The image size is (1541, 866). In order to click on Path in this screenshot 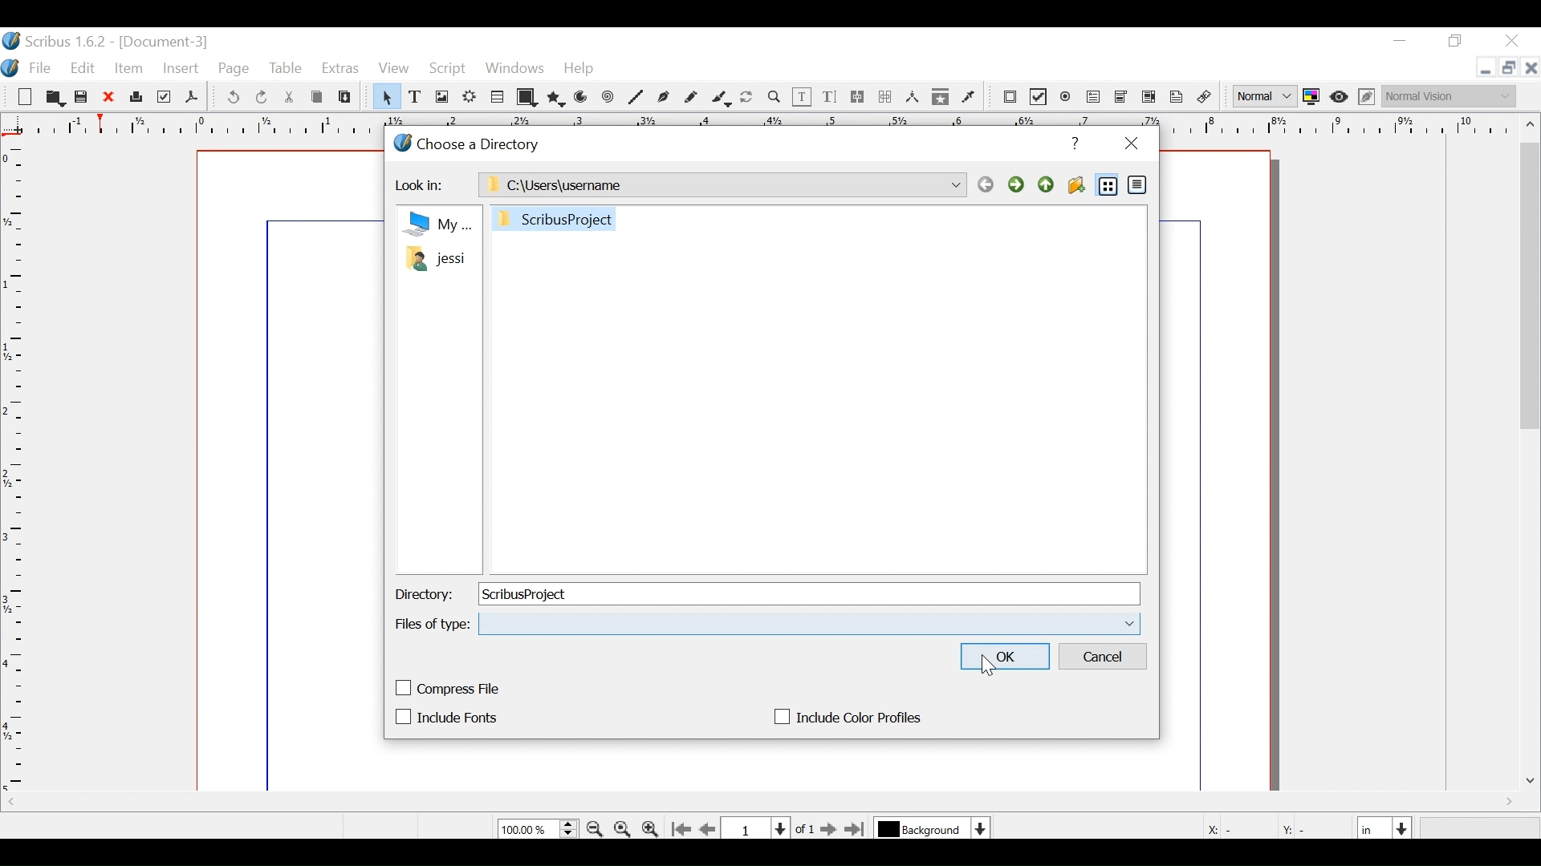, I will do `click(720, 185)`.